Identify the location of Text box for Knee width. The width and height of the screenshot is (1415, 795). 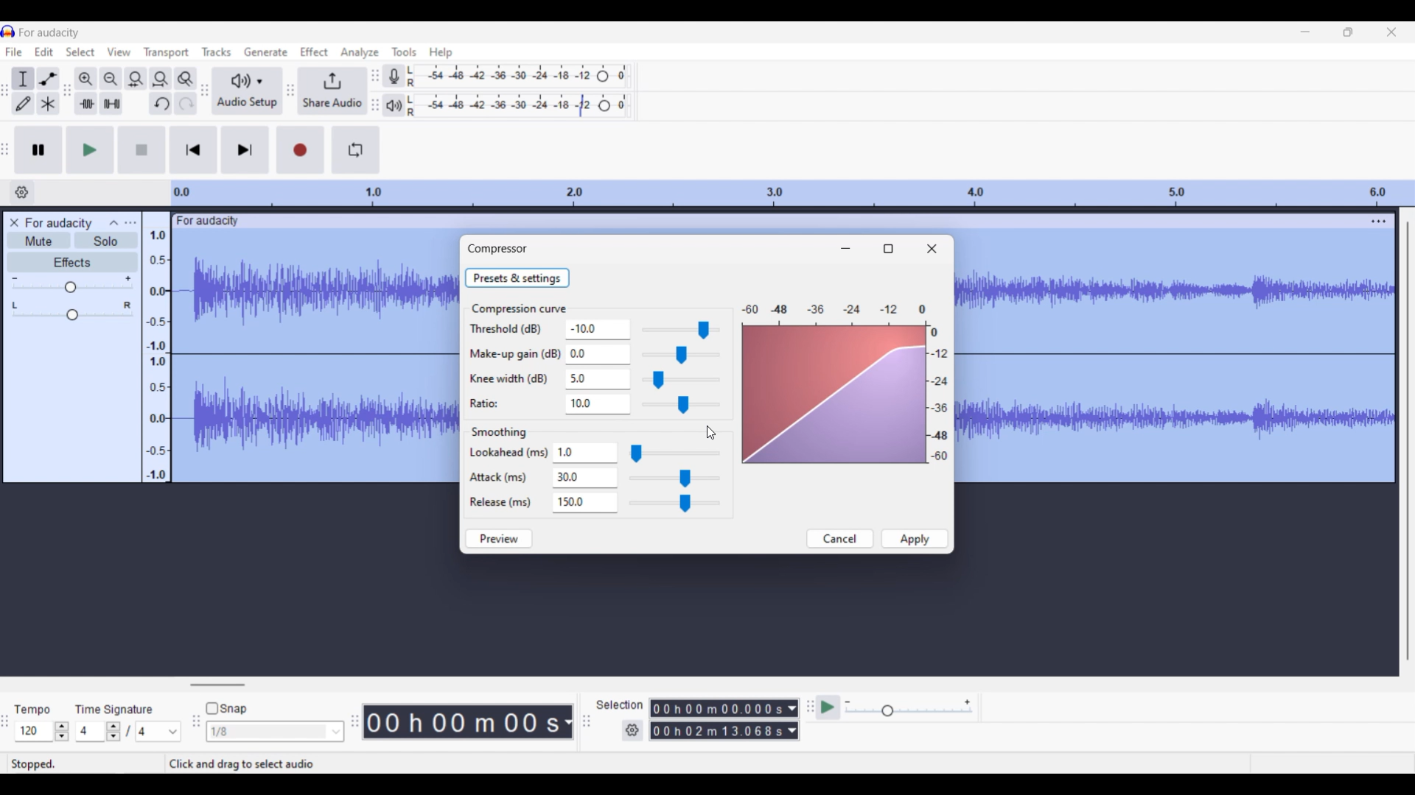
(595, 380).